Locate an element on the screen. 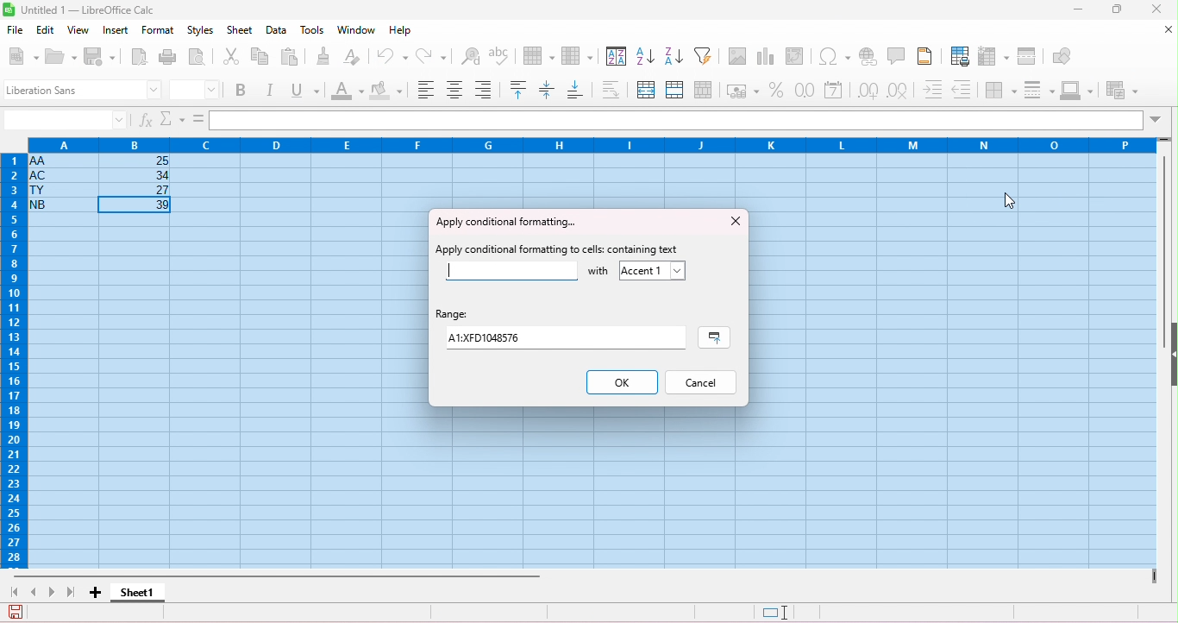  select range is located at coordinates (709, 337).